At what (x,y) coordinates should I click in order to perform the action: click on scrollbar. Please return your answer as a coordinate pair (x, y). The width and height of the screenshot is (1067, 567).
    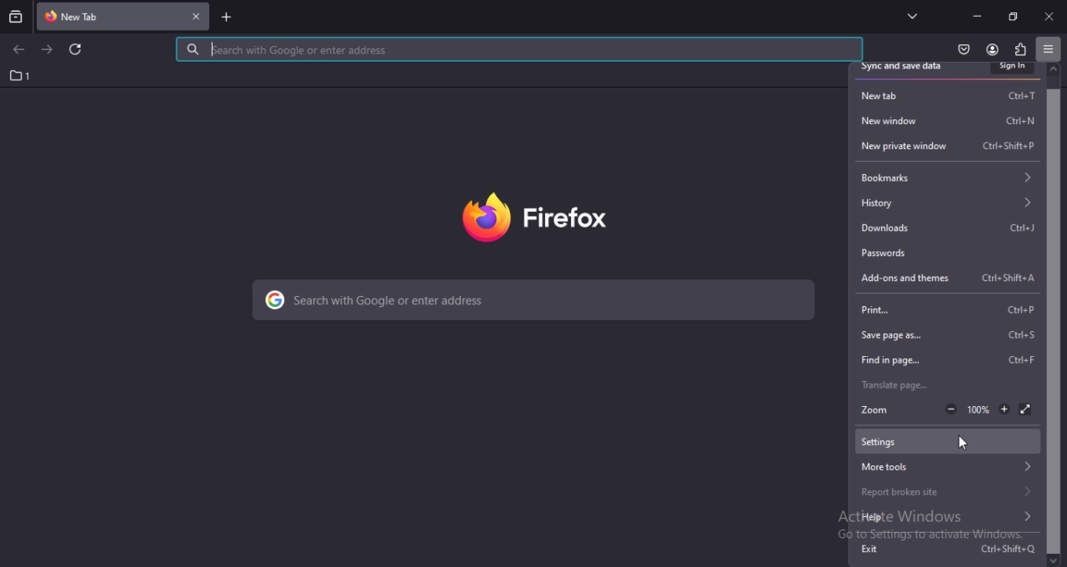
    Looking at the image, I should click on (1057, 317).